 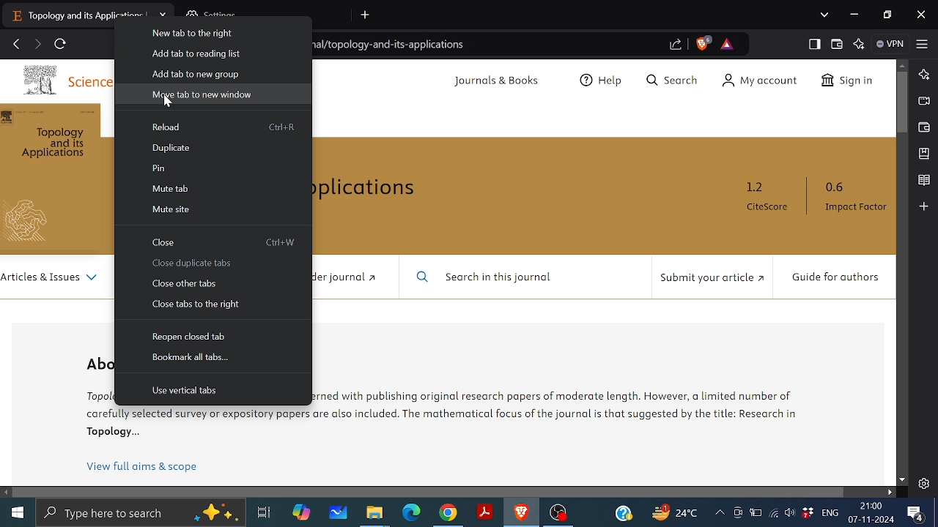 I want to click on , so click(x=756, y=514).